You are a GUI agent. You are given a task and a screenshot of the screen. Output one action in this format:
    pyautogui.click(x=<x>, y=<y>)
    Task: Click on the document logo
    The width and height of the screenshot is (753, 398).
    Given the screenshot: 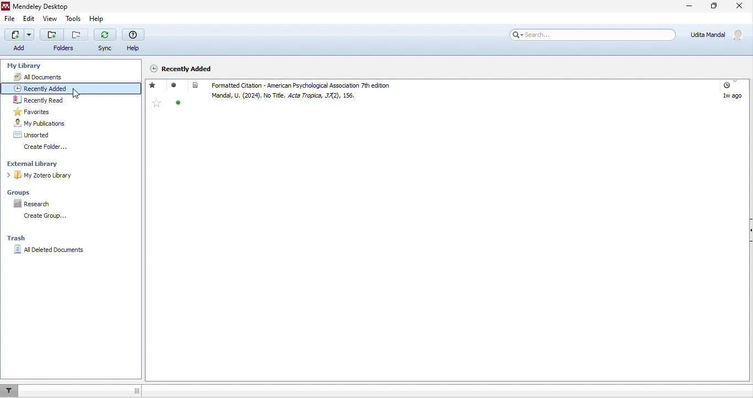 What is the action you would take?
    pyautogui.click(x=196, y=85)
    